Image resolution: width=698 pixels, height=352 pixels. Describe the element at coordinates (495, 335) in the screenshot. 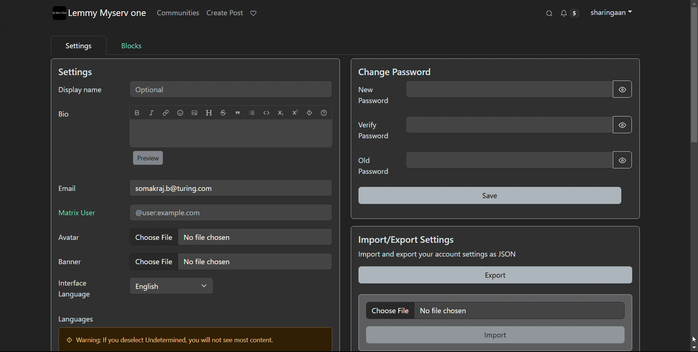

I see `import` at that location.